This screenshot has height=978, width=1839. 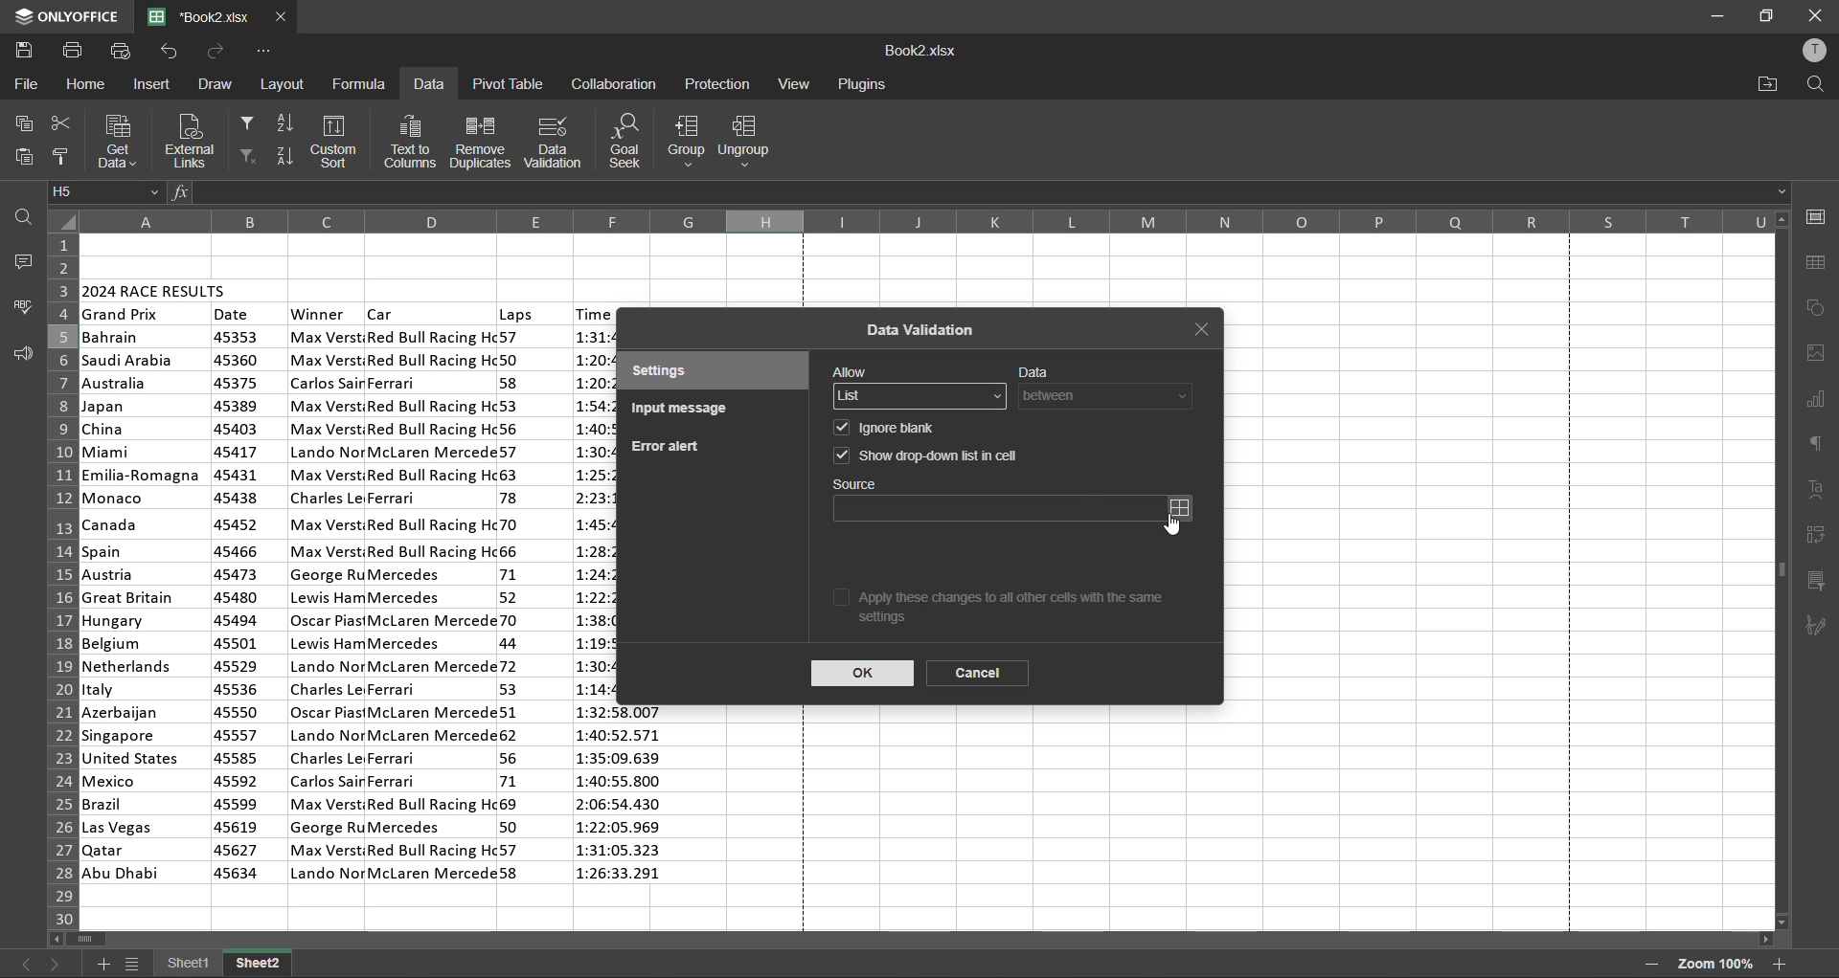 I want to click on 2024 race results, so click(x=157, y=288).